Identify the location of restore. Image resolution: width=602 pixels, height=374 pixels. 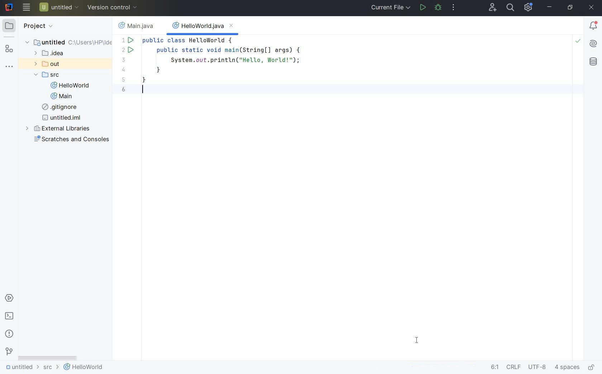
(571, 8).